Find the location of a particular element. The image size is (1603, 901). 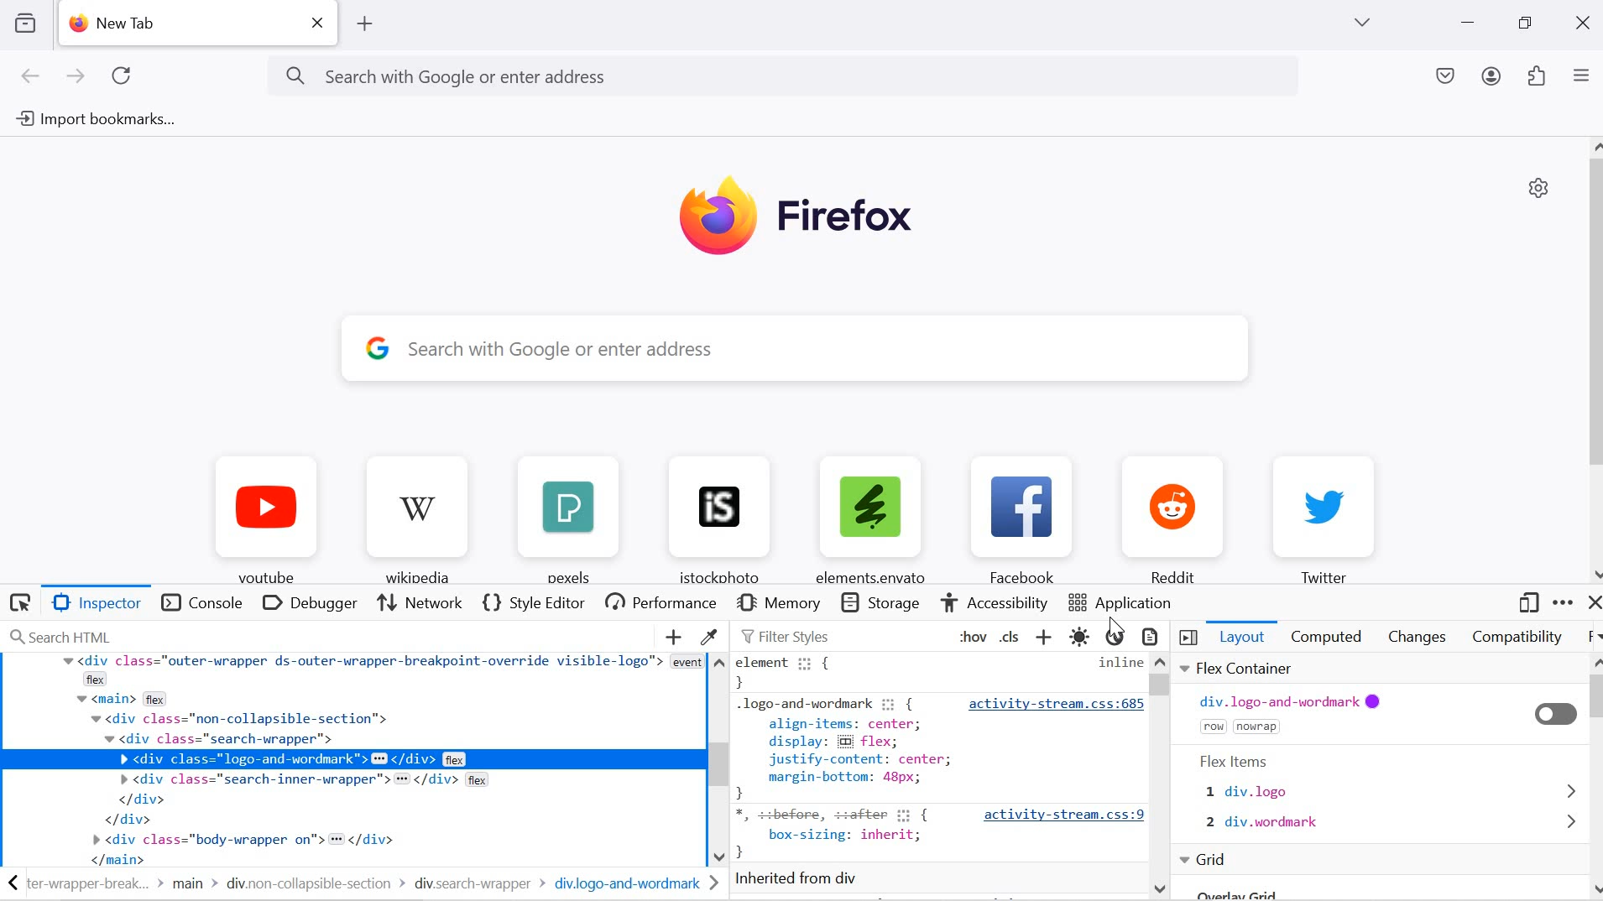

div class="outer-wrapper ds-outer-wrapper-breakpoint-override visible-logo"> eventflexv <main> flexw  <div class="non-collapsible-section">w <div class="search-urapper">»  <div class="search-inner-wrapper"> =  </div> flex</div></div>» <div class="body-wrapper on"> = </div>Tr is located at coordinates (378, 758).